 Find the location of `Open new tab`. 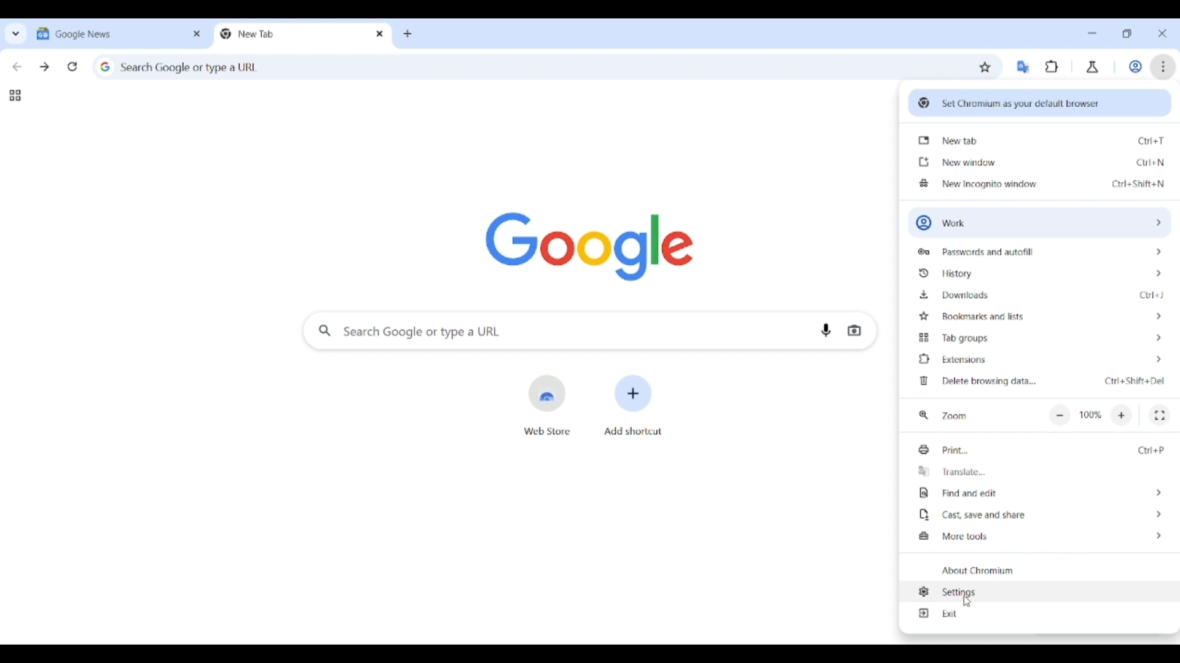

Open new tab is located at coordinates (1039, 140).